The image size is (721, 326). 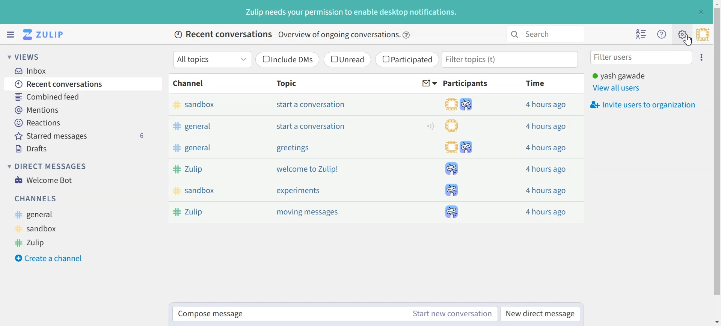 What do you see at coordinates (190, 83) in the screenshot?
I see `Channel` at bounding box center [190, 83].